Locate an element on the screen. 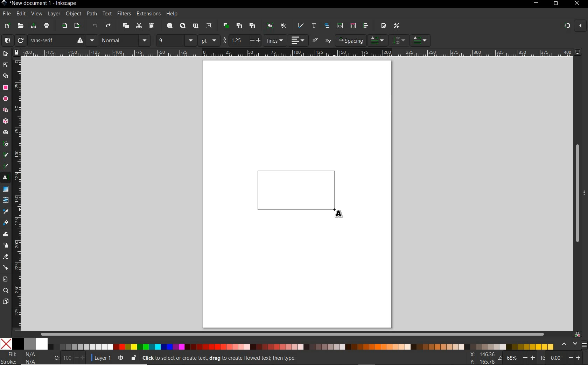  open export is located at coordinates (77, 26).